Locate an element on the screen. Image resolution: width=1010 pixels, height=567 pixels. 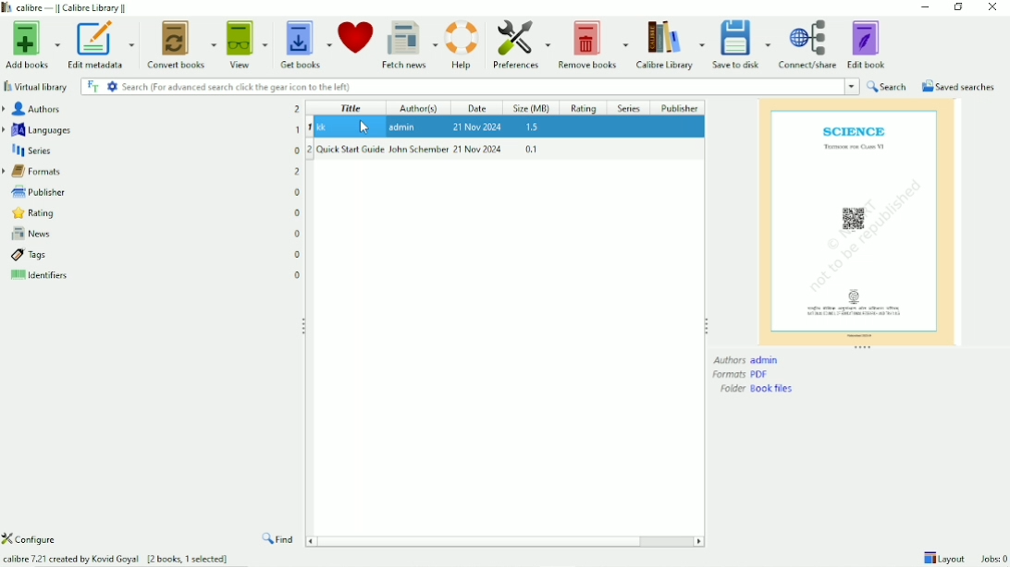
Cursor is located at coordinates (367, 127).